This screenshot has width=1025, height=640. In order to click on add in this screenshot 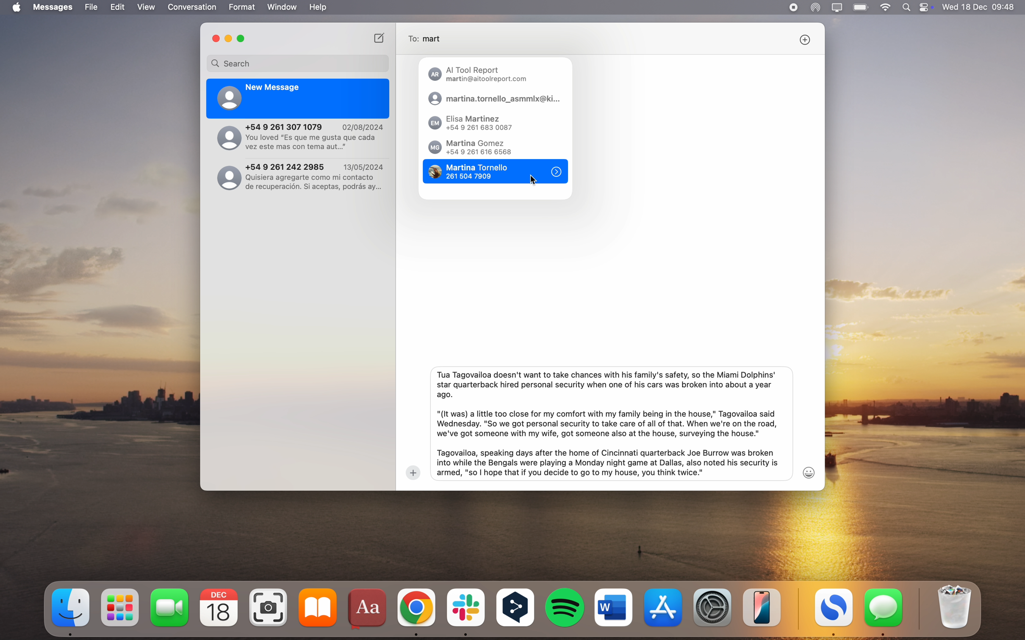, I will do `click(805, 39)`.